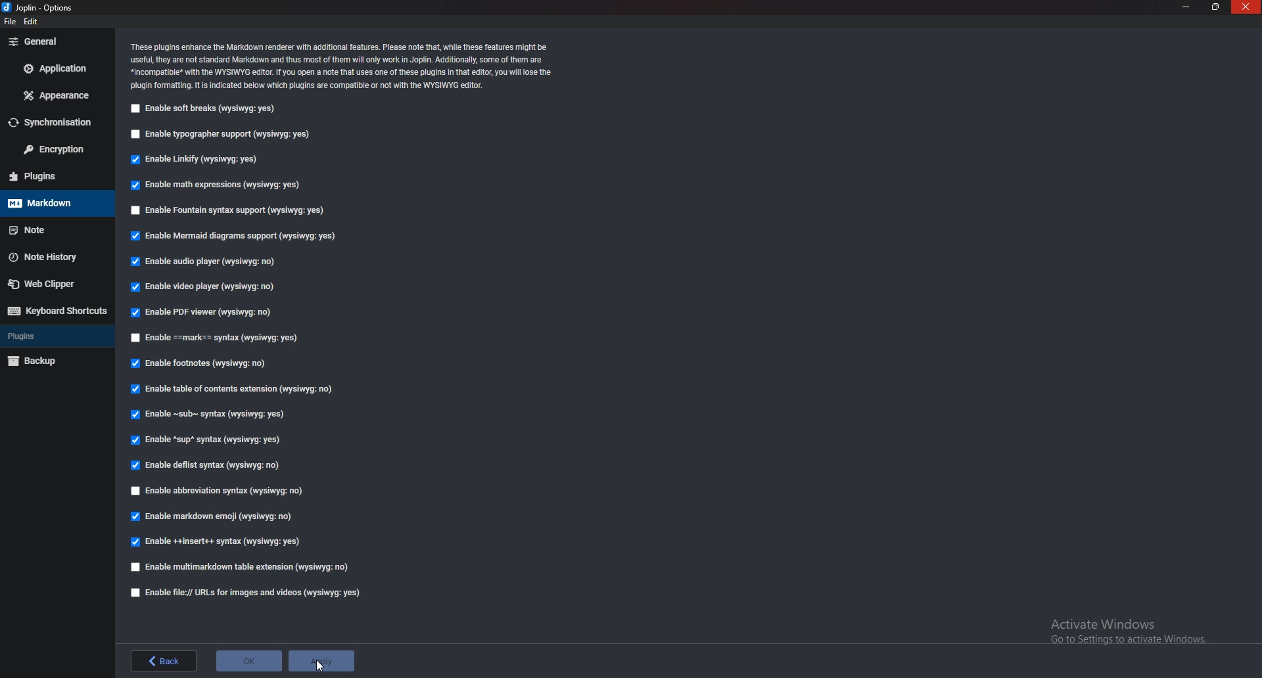 Image resolution: width=1262 pixels, height=678 pixels. What do you see at coordinates (52, 177) in the screenshot?
I see `Plugins` at bounding box center [52, 177].